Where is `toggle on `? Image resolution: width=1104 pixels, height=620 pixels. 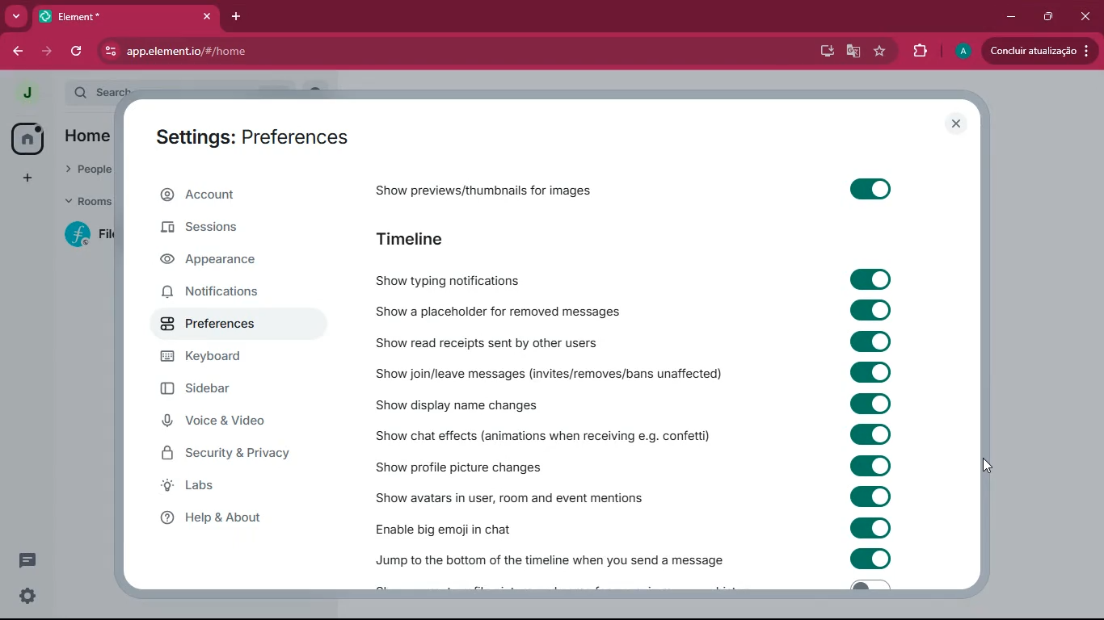
toggle on  is located at coordinates (868, 192).